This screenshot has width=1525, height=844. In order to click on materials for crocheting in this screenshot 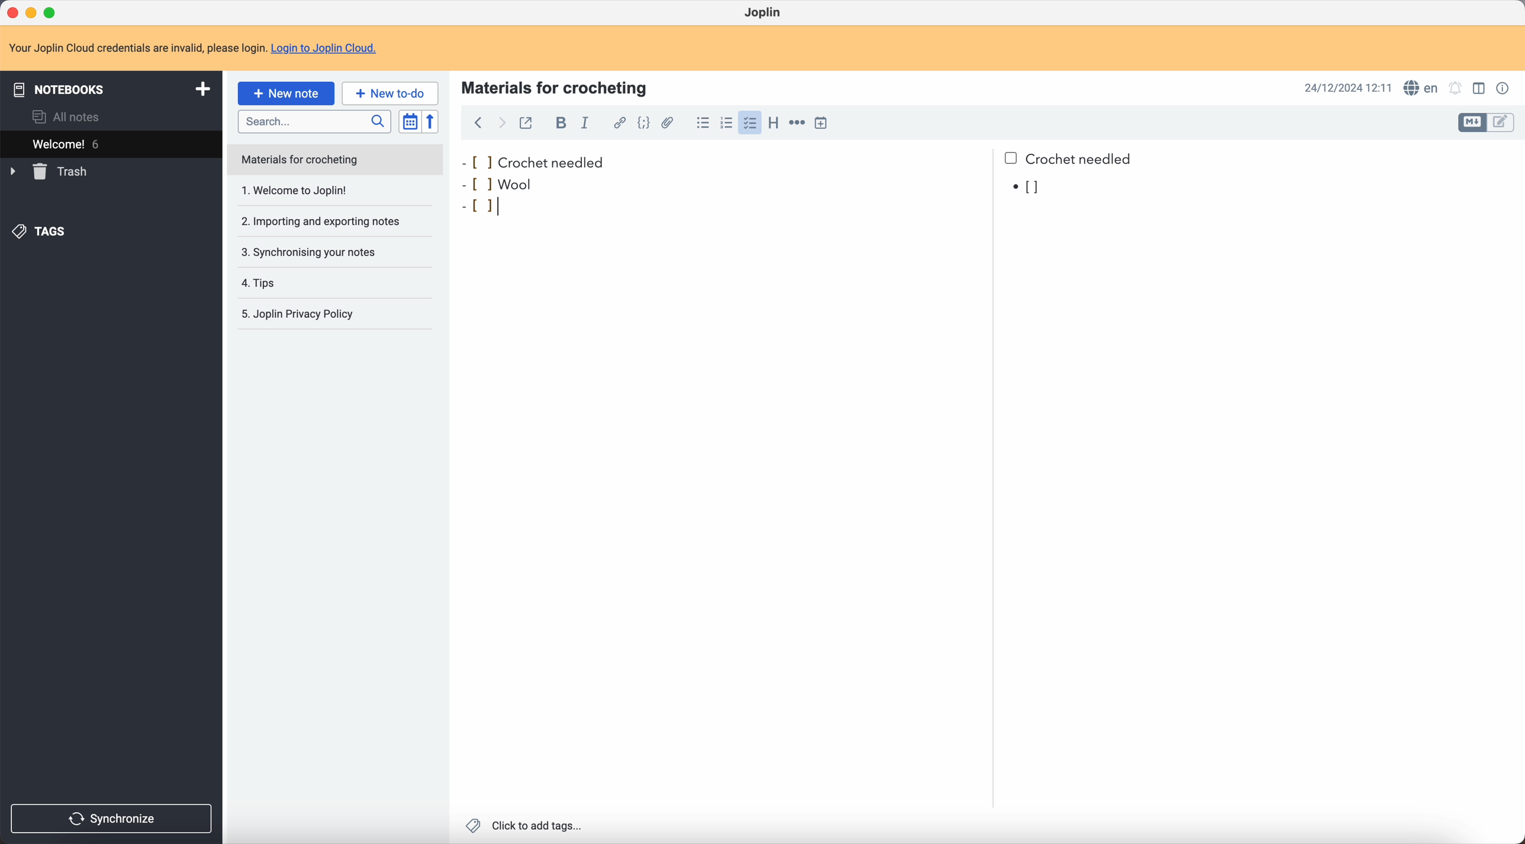, I will do `click(556, 86)`.